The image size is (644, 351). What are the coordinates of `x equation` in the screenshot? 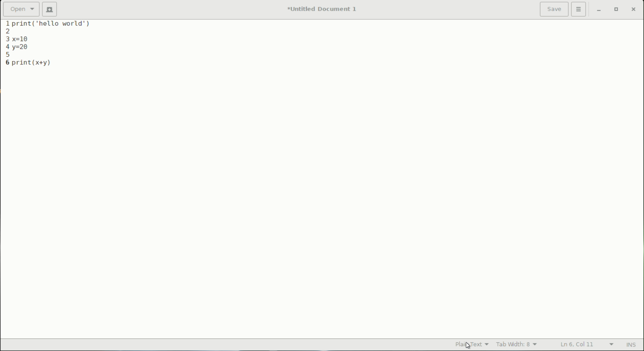 It's located at (25, 38).